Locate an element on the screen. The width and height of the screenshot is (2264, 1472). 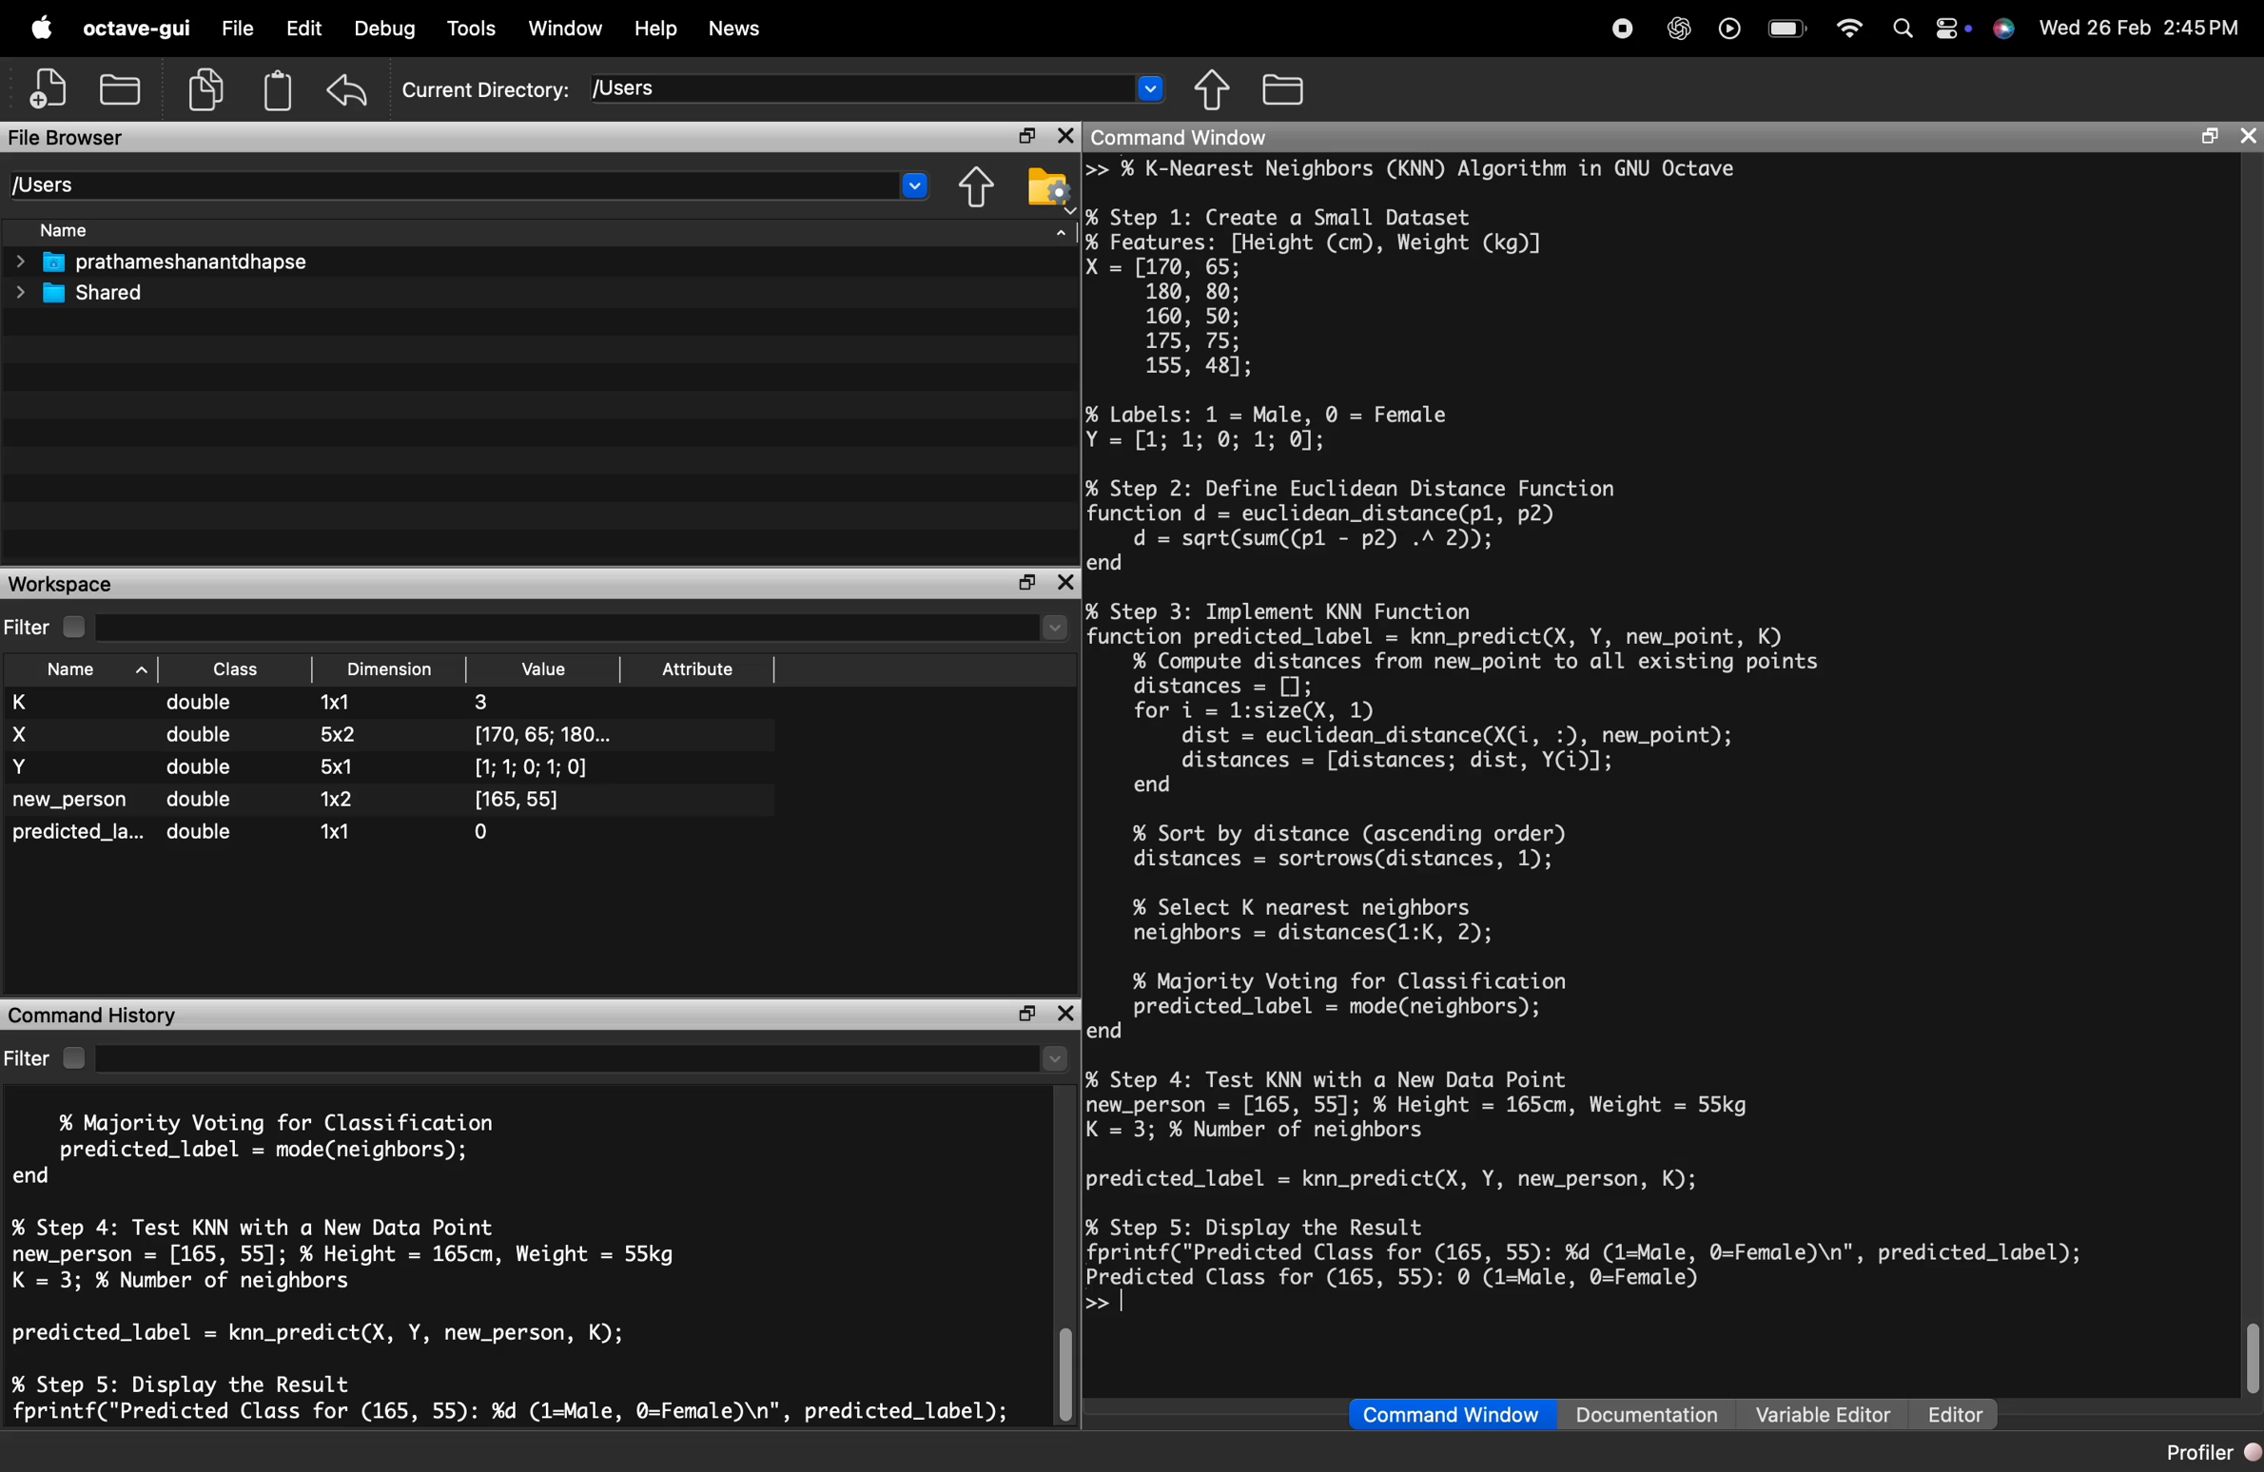
Name is located at coordinates (72, 672).